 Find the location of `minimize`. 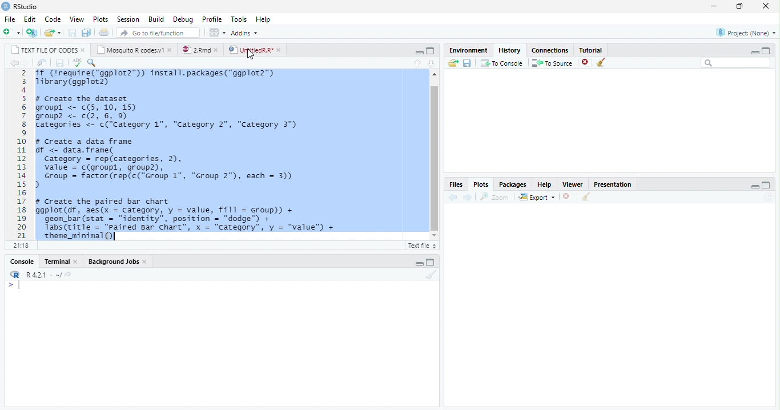

minimize is located at coordinates (755, 51).